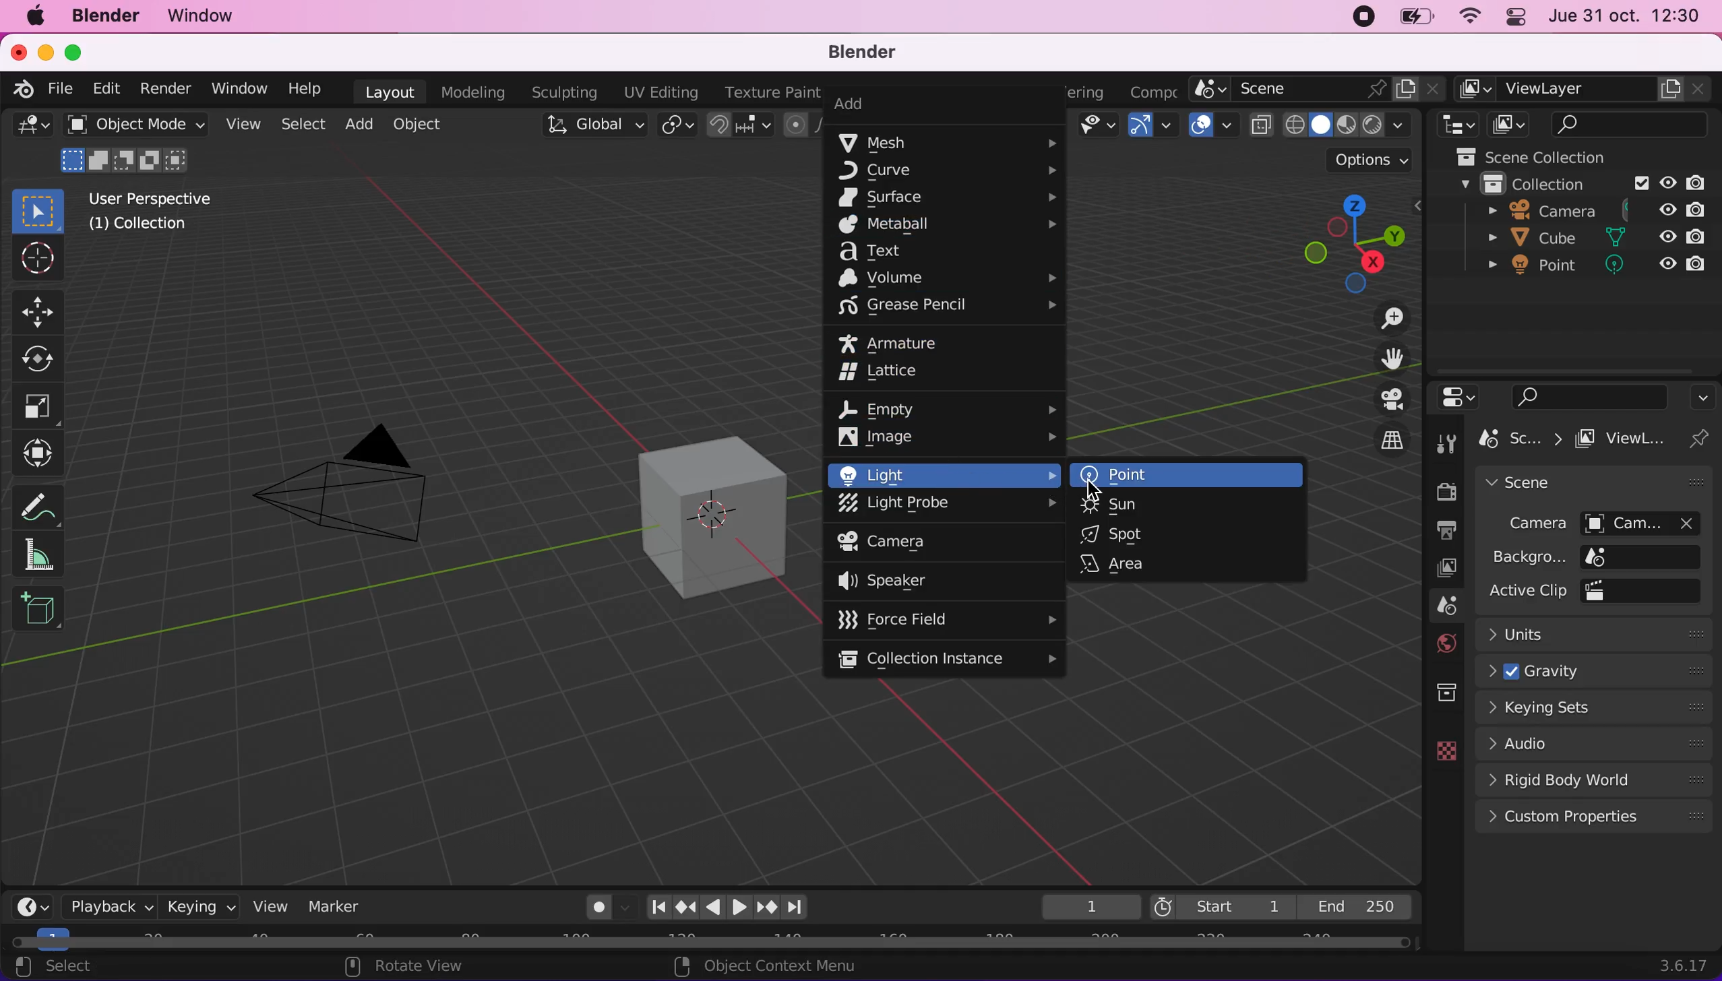  I want to click on recording stopped, so click(1365, 18).